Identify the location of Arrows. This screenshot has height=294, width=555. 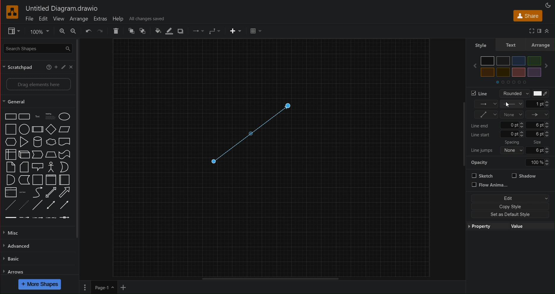
(14, 271).